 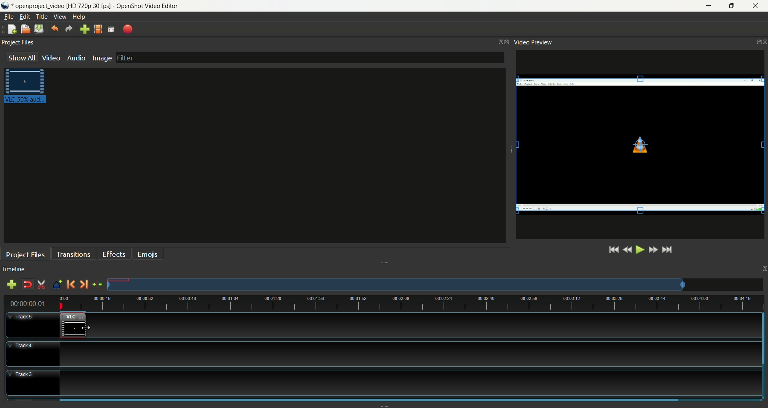 I want to click on disable snapping, so click(x=28, y=285).